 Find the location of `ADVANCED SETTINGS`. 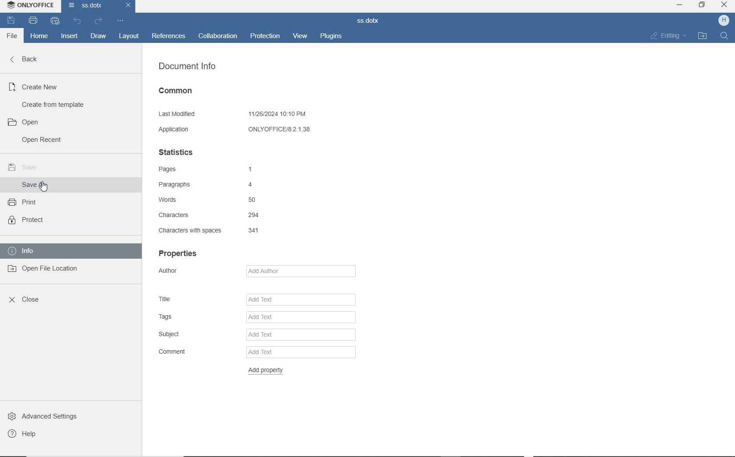

ADVANCED SETTINGS is located at coordinates (46, 415).